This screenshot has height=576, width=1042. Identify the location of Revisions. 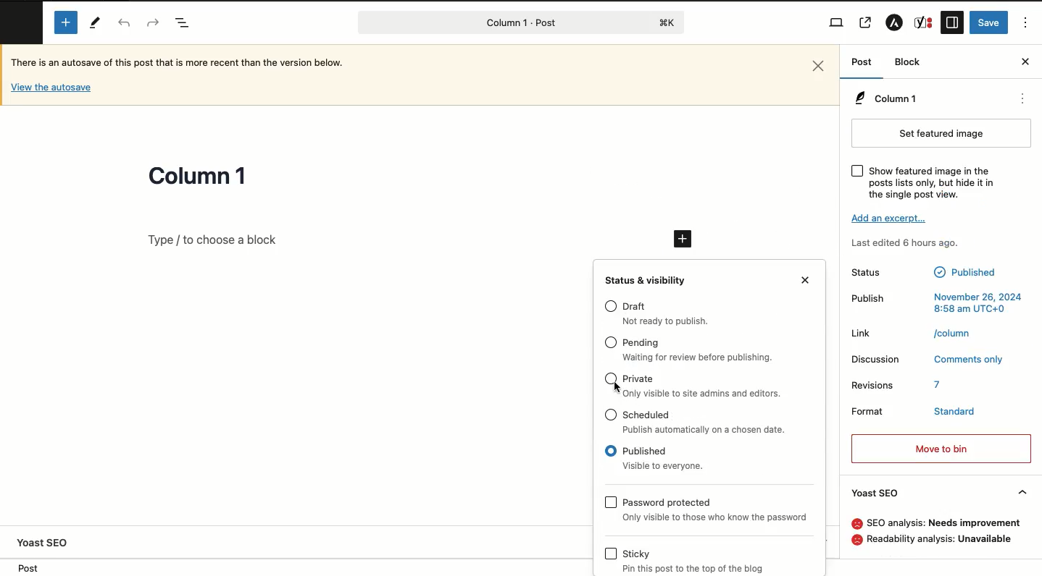
(872, 385).